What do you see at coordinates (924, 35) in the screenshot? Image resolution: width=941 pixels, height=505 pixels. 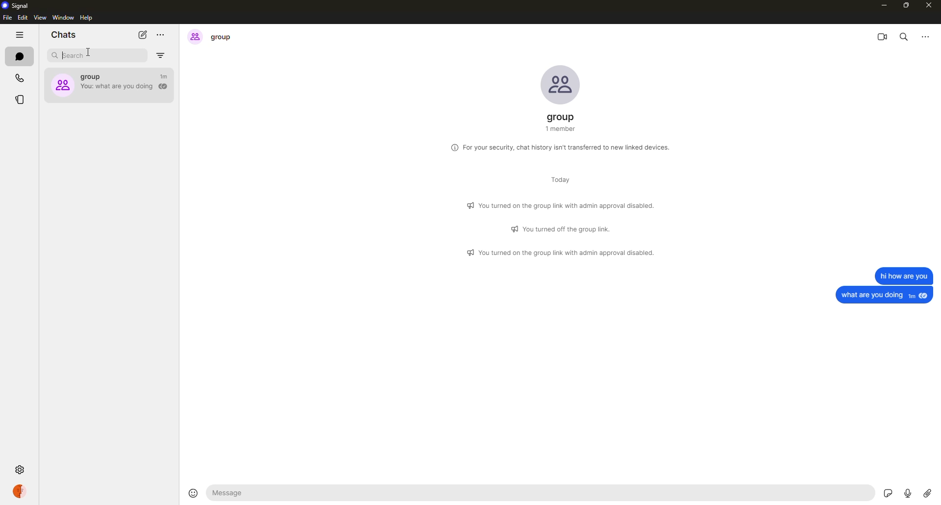 I see `more` at bounding box center [924, 35].